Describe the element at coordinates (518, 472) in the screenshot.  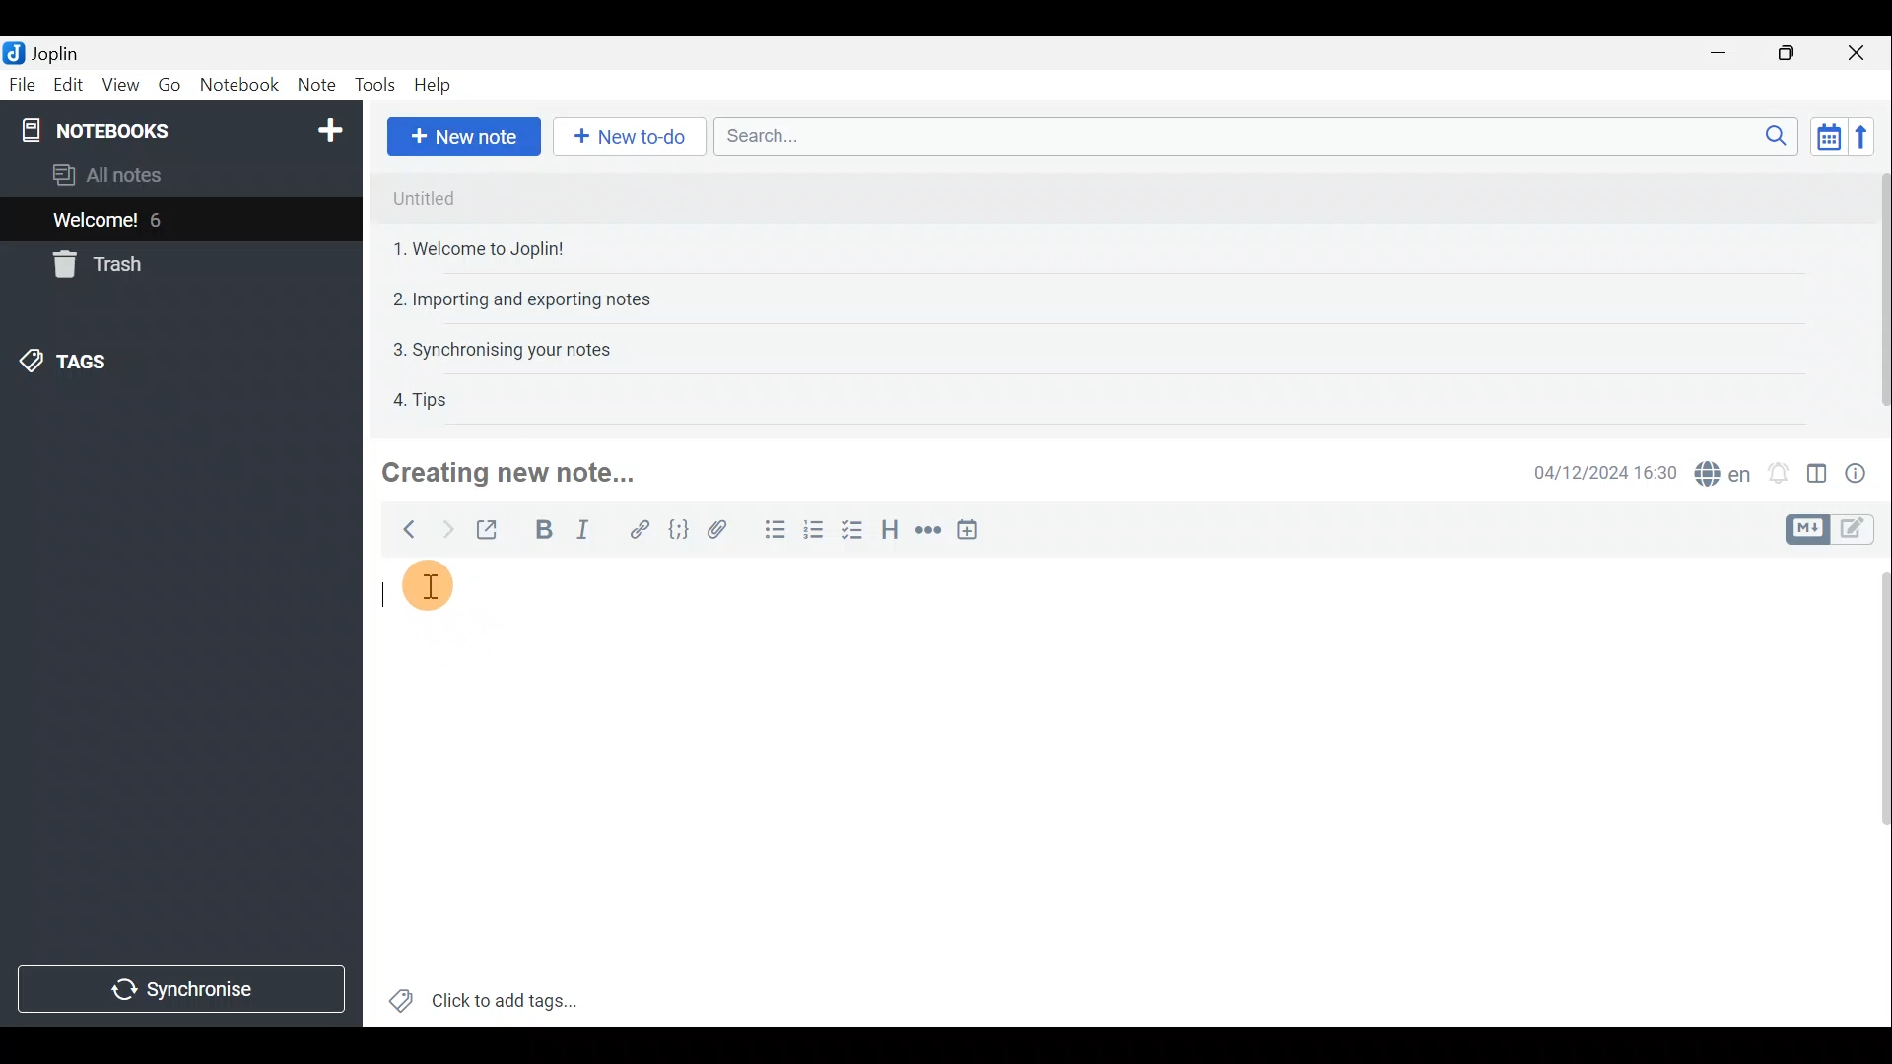
I see `Creating new note...` at that location.